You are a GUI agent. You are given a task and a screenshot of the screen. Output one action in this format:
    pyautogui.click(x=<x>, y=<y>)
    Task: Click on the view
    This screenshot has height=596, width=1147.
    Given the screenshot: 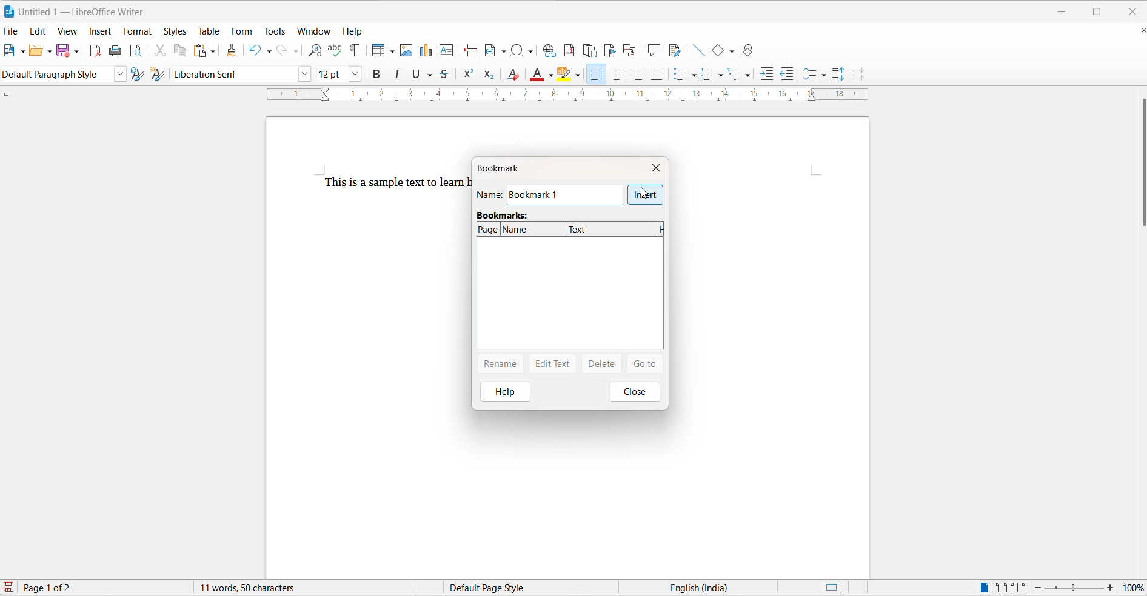 What is the action you would take?
    pyautogui.click(x=69, y=32)
    